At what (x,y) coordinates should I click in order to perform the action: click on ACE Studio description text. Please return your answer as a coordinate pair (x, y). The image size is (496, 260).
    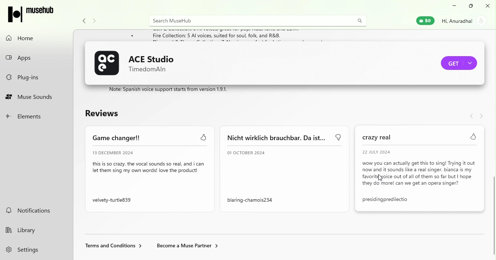
    Looking at the image, I should click on (171, 90).